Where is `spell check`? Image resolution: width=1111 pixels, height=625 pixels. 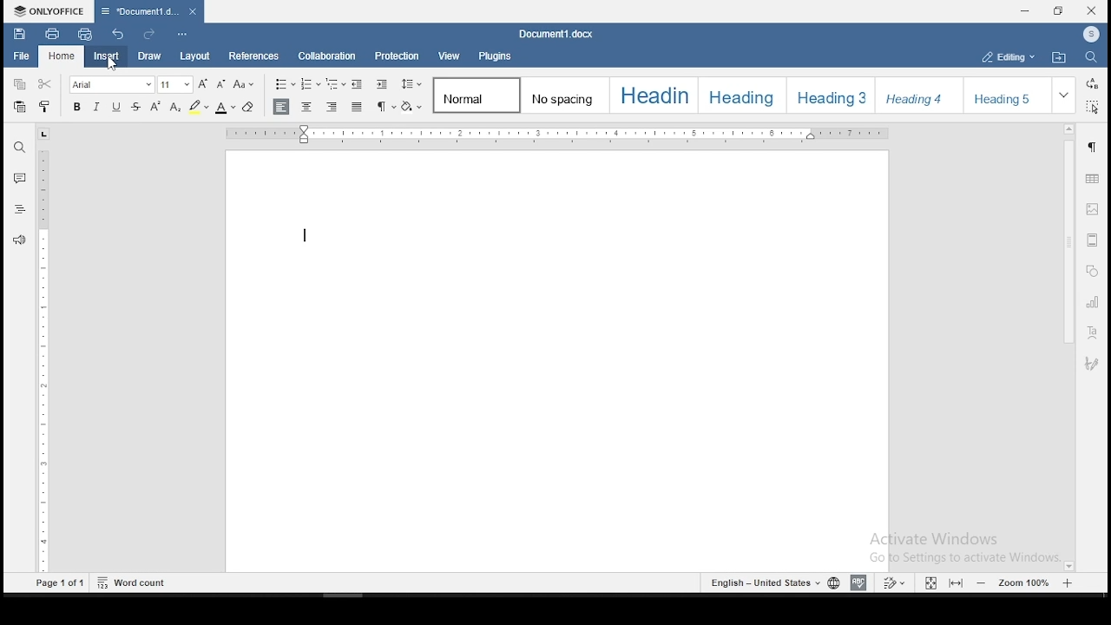
spell check is located at coordinates (858, 583).